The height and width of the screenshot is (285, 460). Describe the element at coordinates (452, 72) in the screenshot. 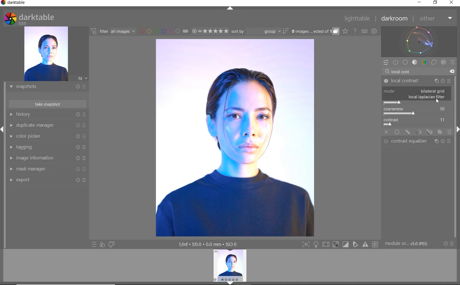

I see `Clear` at that location.